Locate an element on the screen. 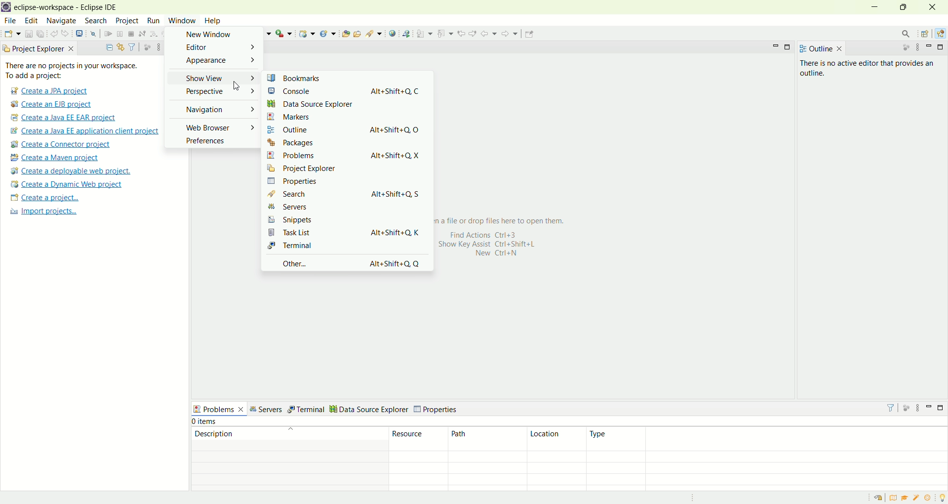 Image resolution: width=948 pixels, height=504 pixels. search is located at coordinates (96, 21).